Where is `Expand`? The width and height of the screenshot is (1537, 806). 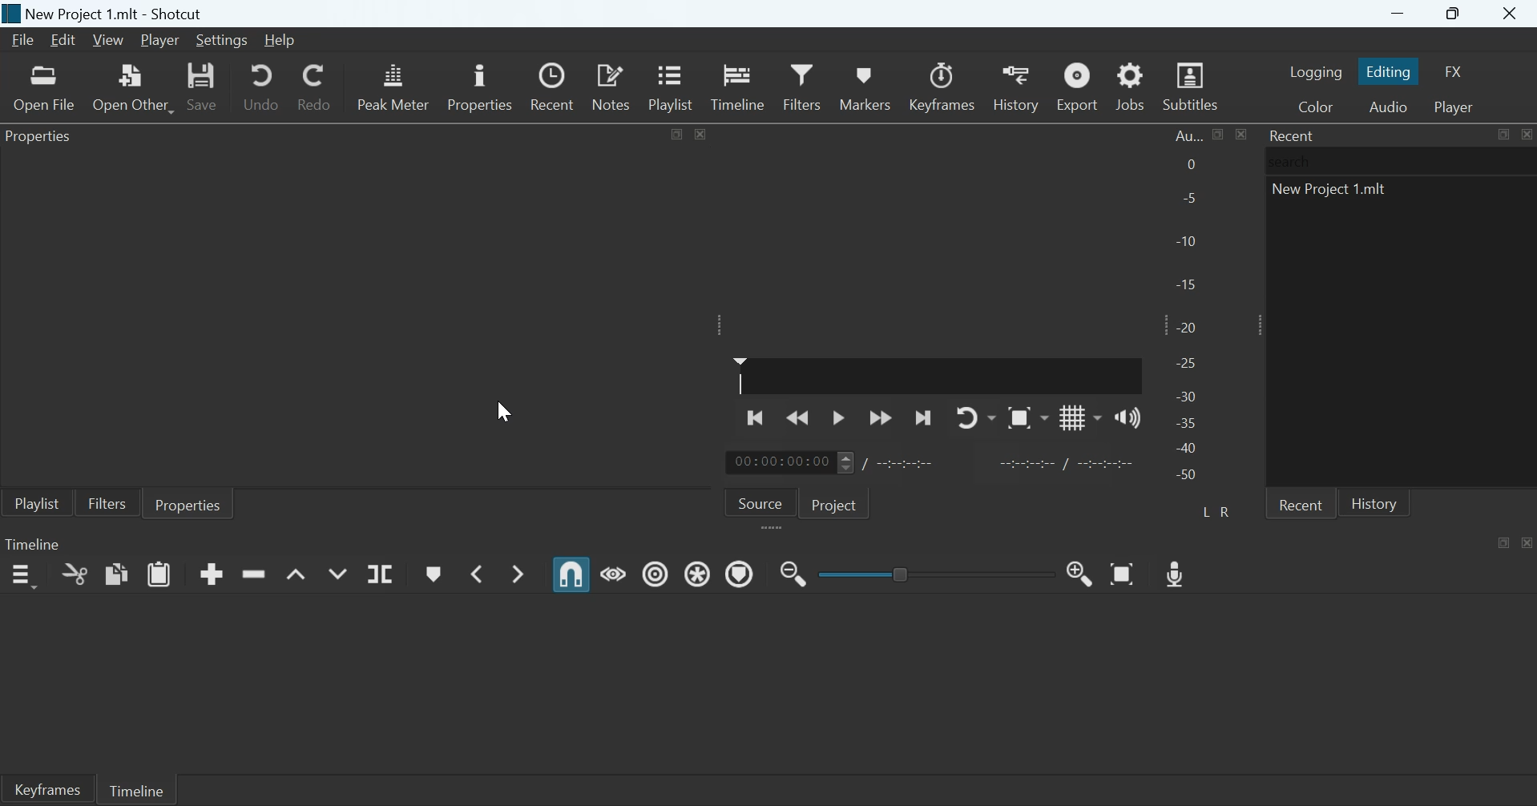
Expand is located at coordinates (1255, 324).